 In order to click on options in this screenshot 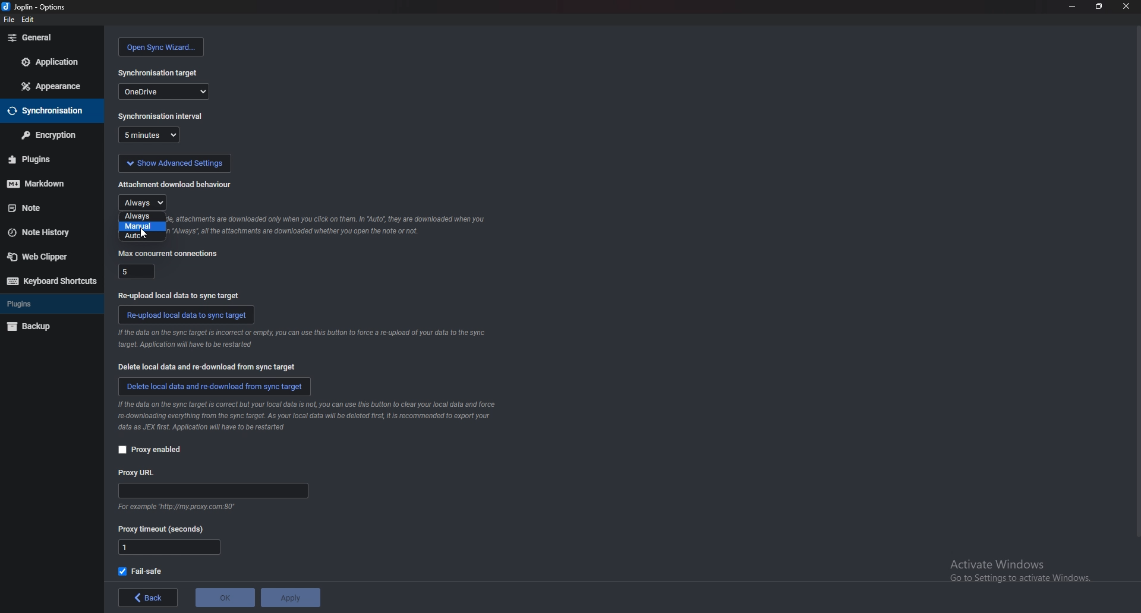, I will do `click(36, 7)`.